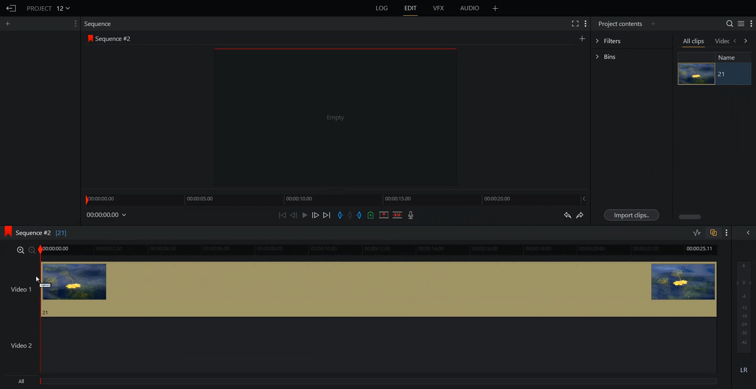 The width and height of the screenshot is (756, 389). I want to click on Video 2, so click(22, 345).